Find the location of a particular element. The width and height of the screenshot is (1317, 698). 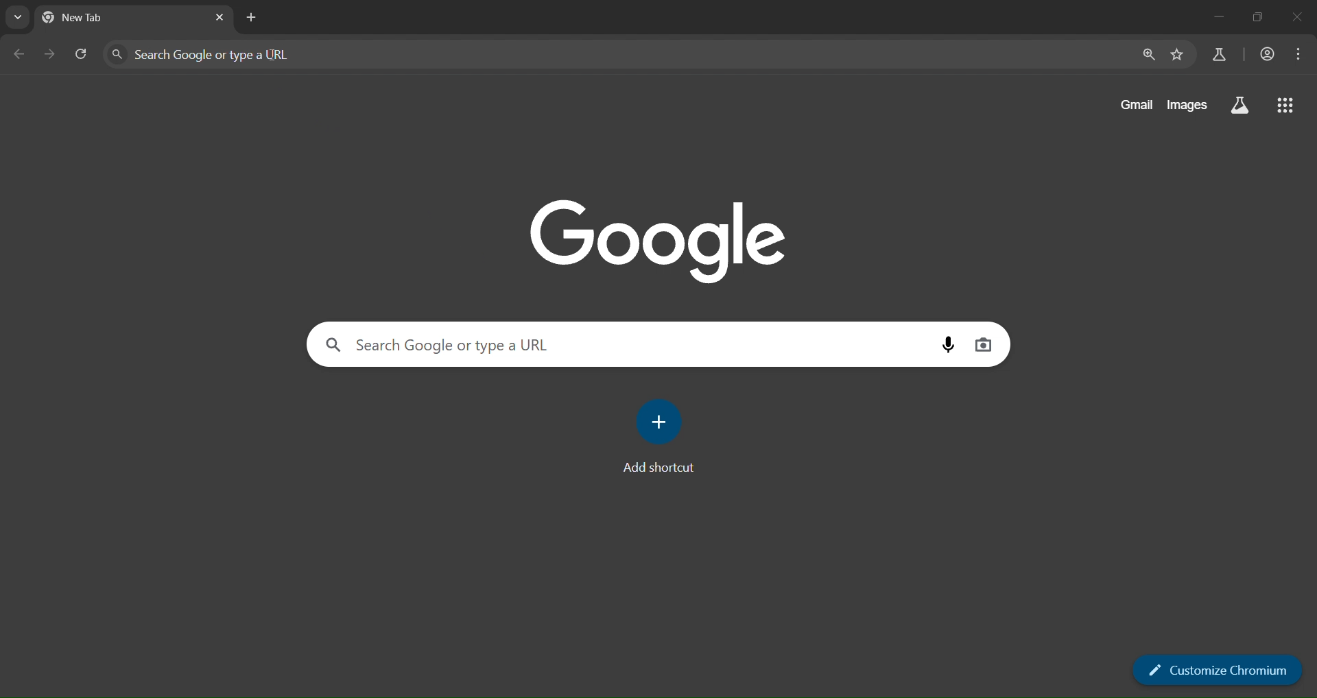

current tab is located at coordinates (113, 19).